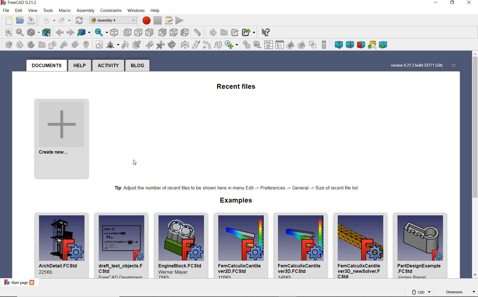 The width and height of the screenshot is (478, 297). I want to click on documents, so click(46, 65).